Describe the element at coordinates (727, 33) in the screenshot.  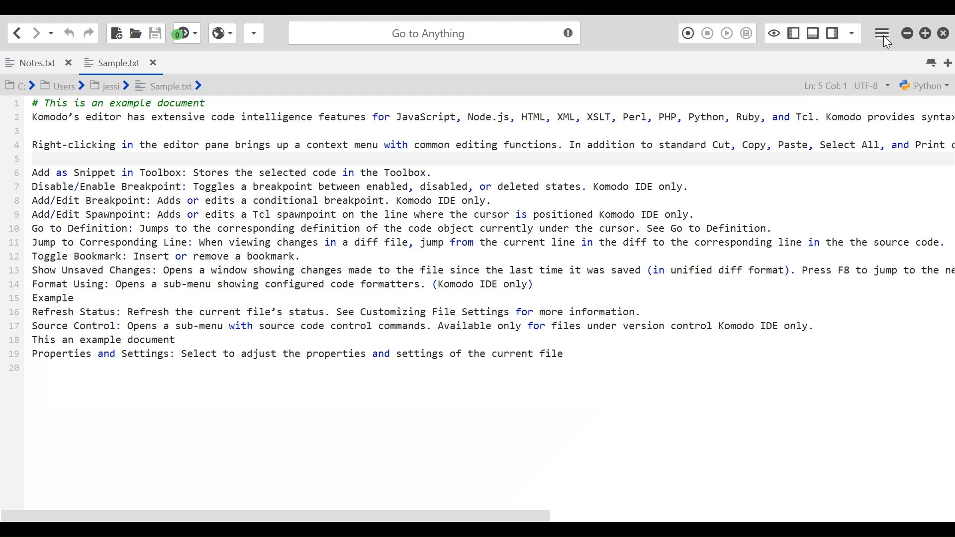
I see `Play Last Macro` at that location.